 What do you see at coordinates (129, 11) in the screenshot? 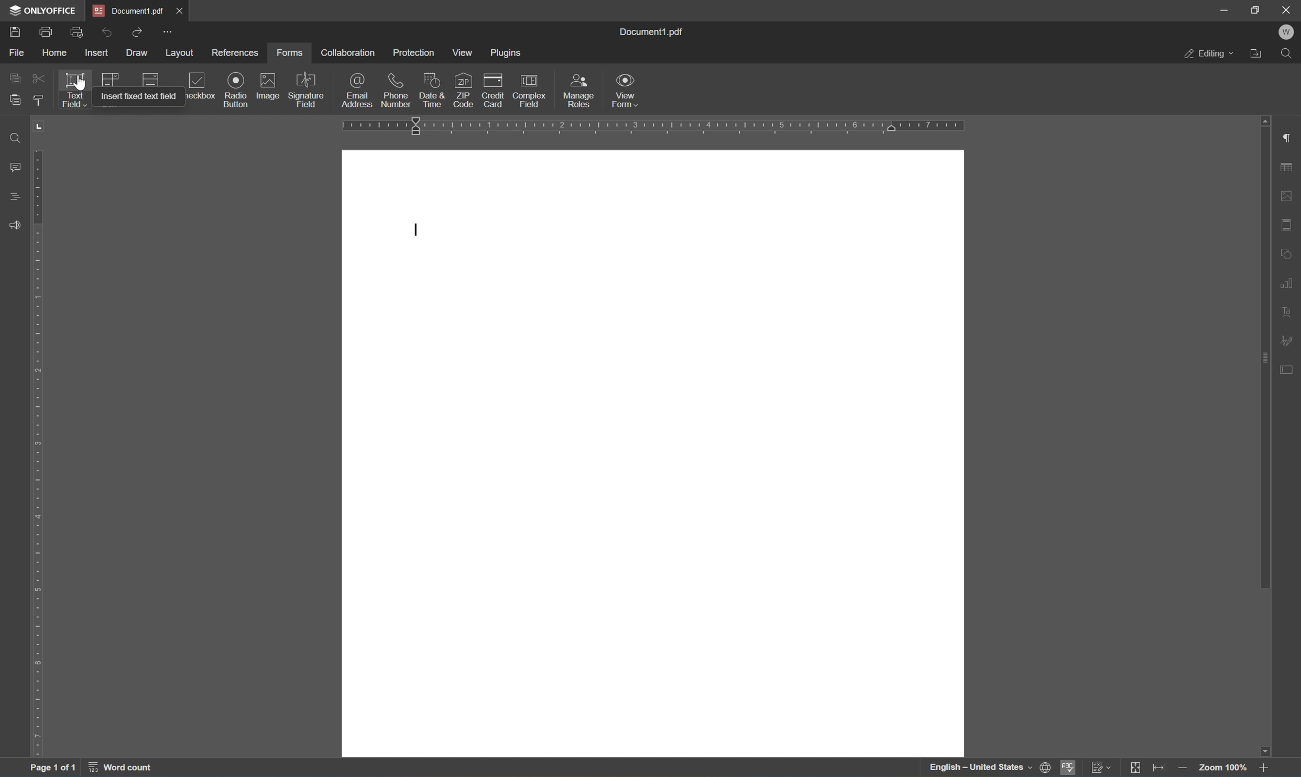
I see `doxument1.pdf` at bounding box center [129, 11].